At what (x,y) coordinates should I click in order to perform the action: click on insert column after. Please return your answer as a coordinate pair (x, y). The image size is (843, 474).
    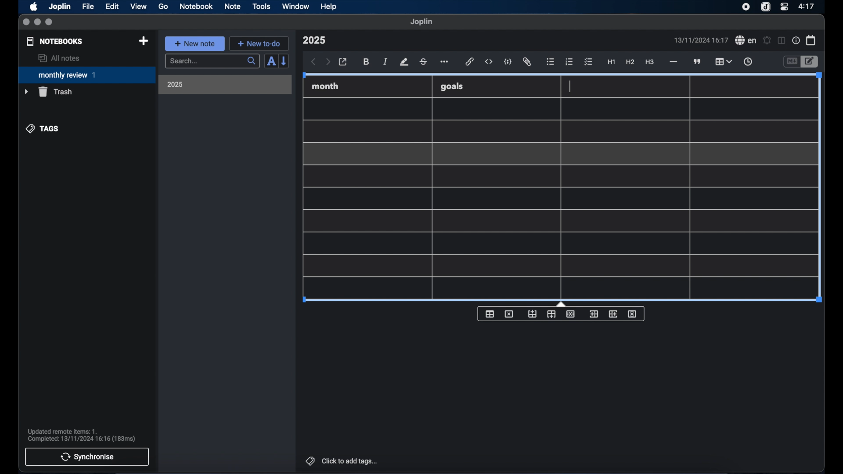
    Looking at the image, I should click on (613, 314).